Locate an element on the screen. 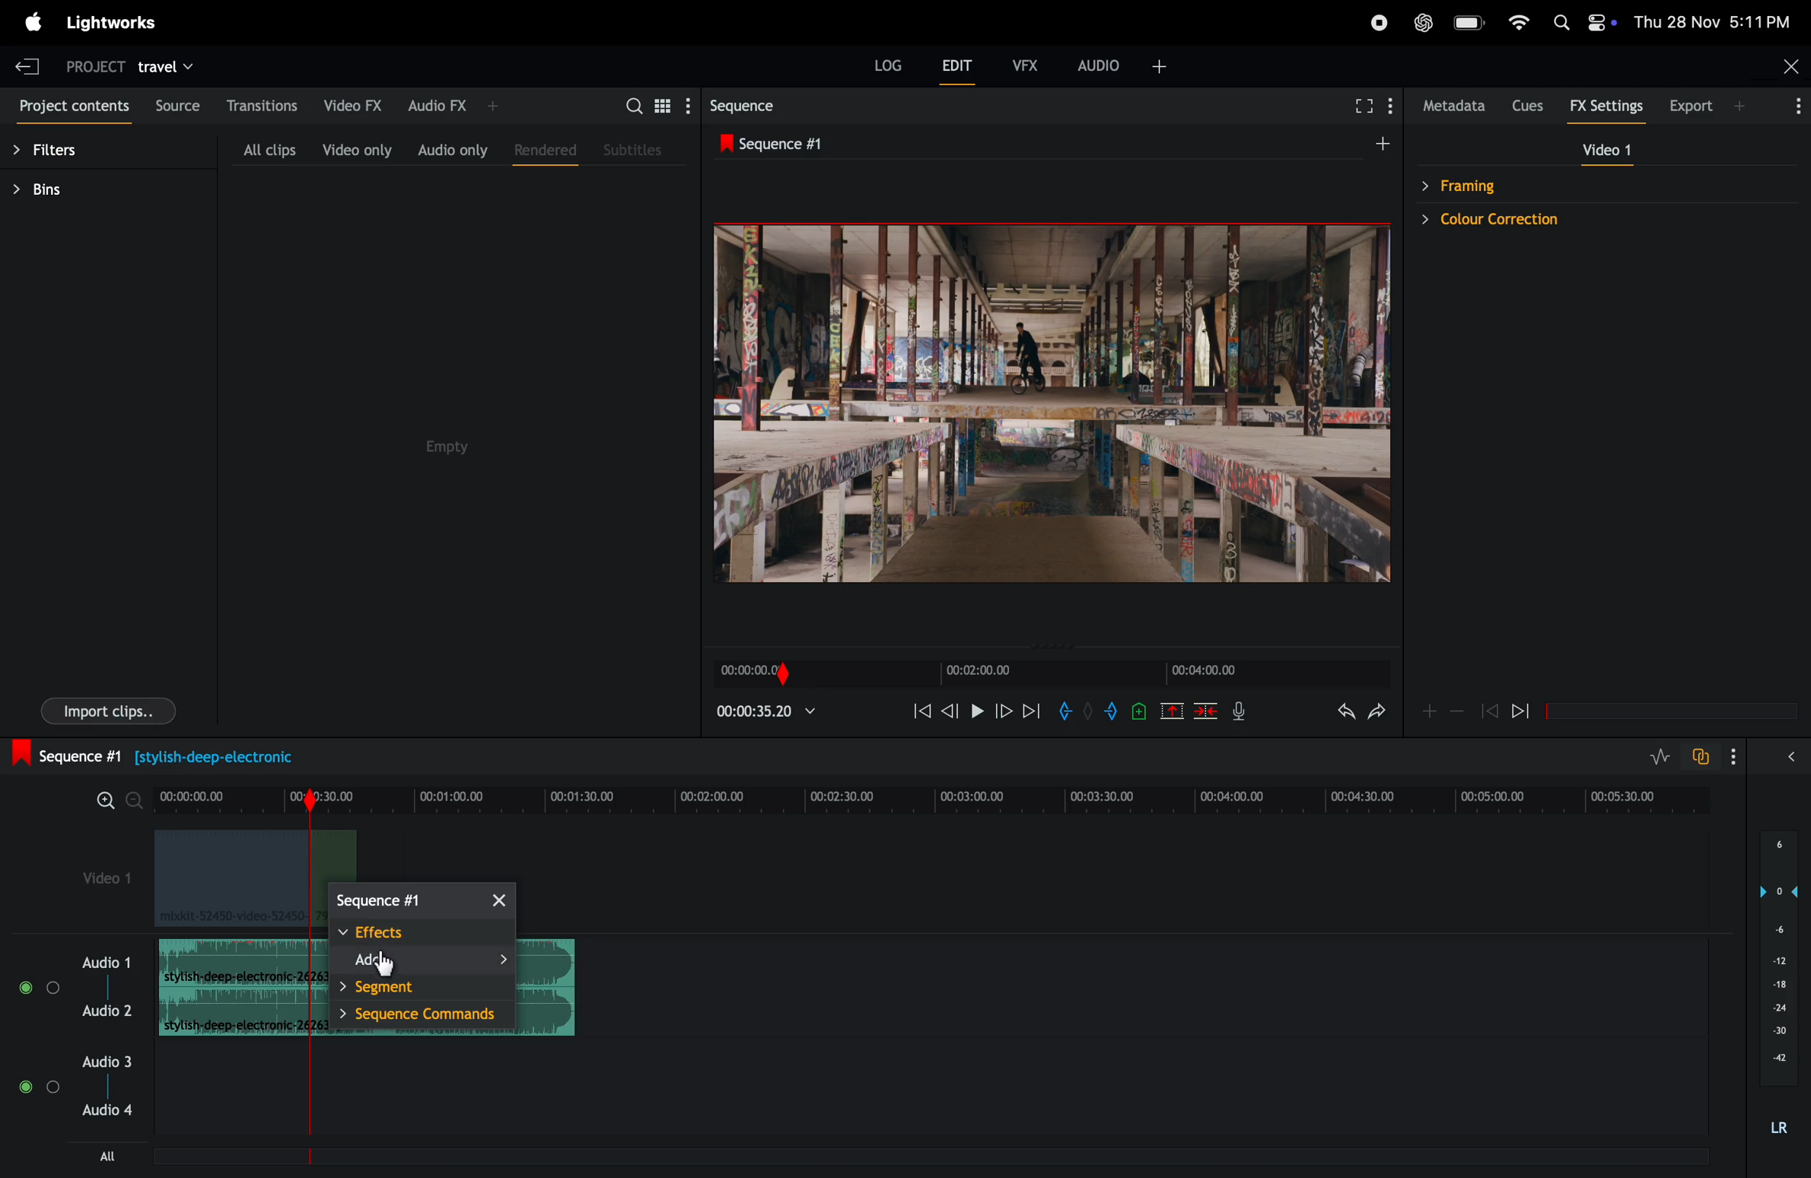  chatgpt is located at coordinates (1423, 21).